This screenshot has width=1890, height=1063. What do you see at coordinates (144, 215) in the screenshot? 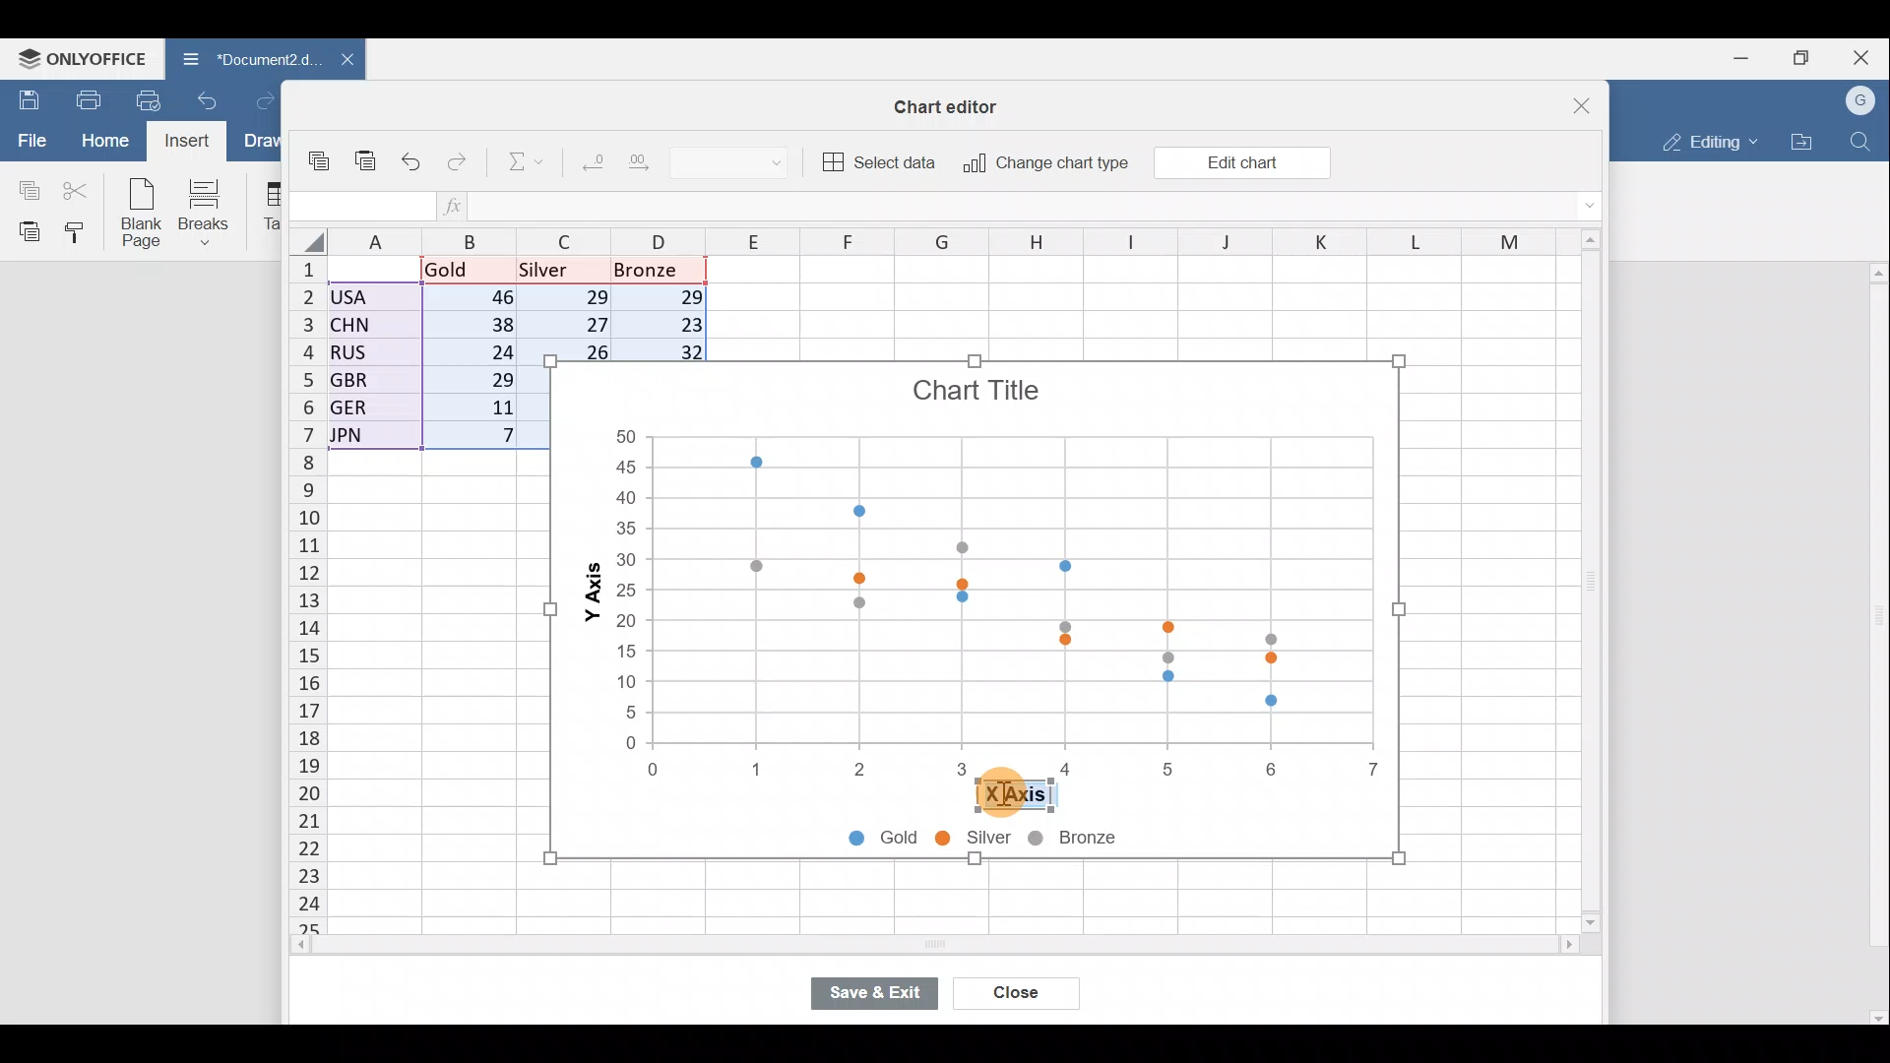
I see `Blank page` at bounding box center [144, 215].